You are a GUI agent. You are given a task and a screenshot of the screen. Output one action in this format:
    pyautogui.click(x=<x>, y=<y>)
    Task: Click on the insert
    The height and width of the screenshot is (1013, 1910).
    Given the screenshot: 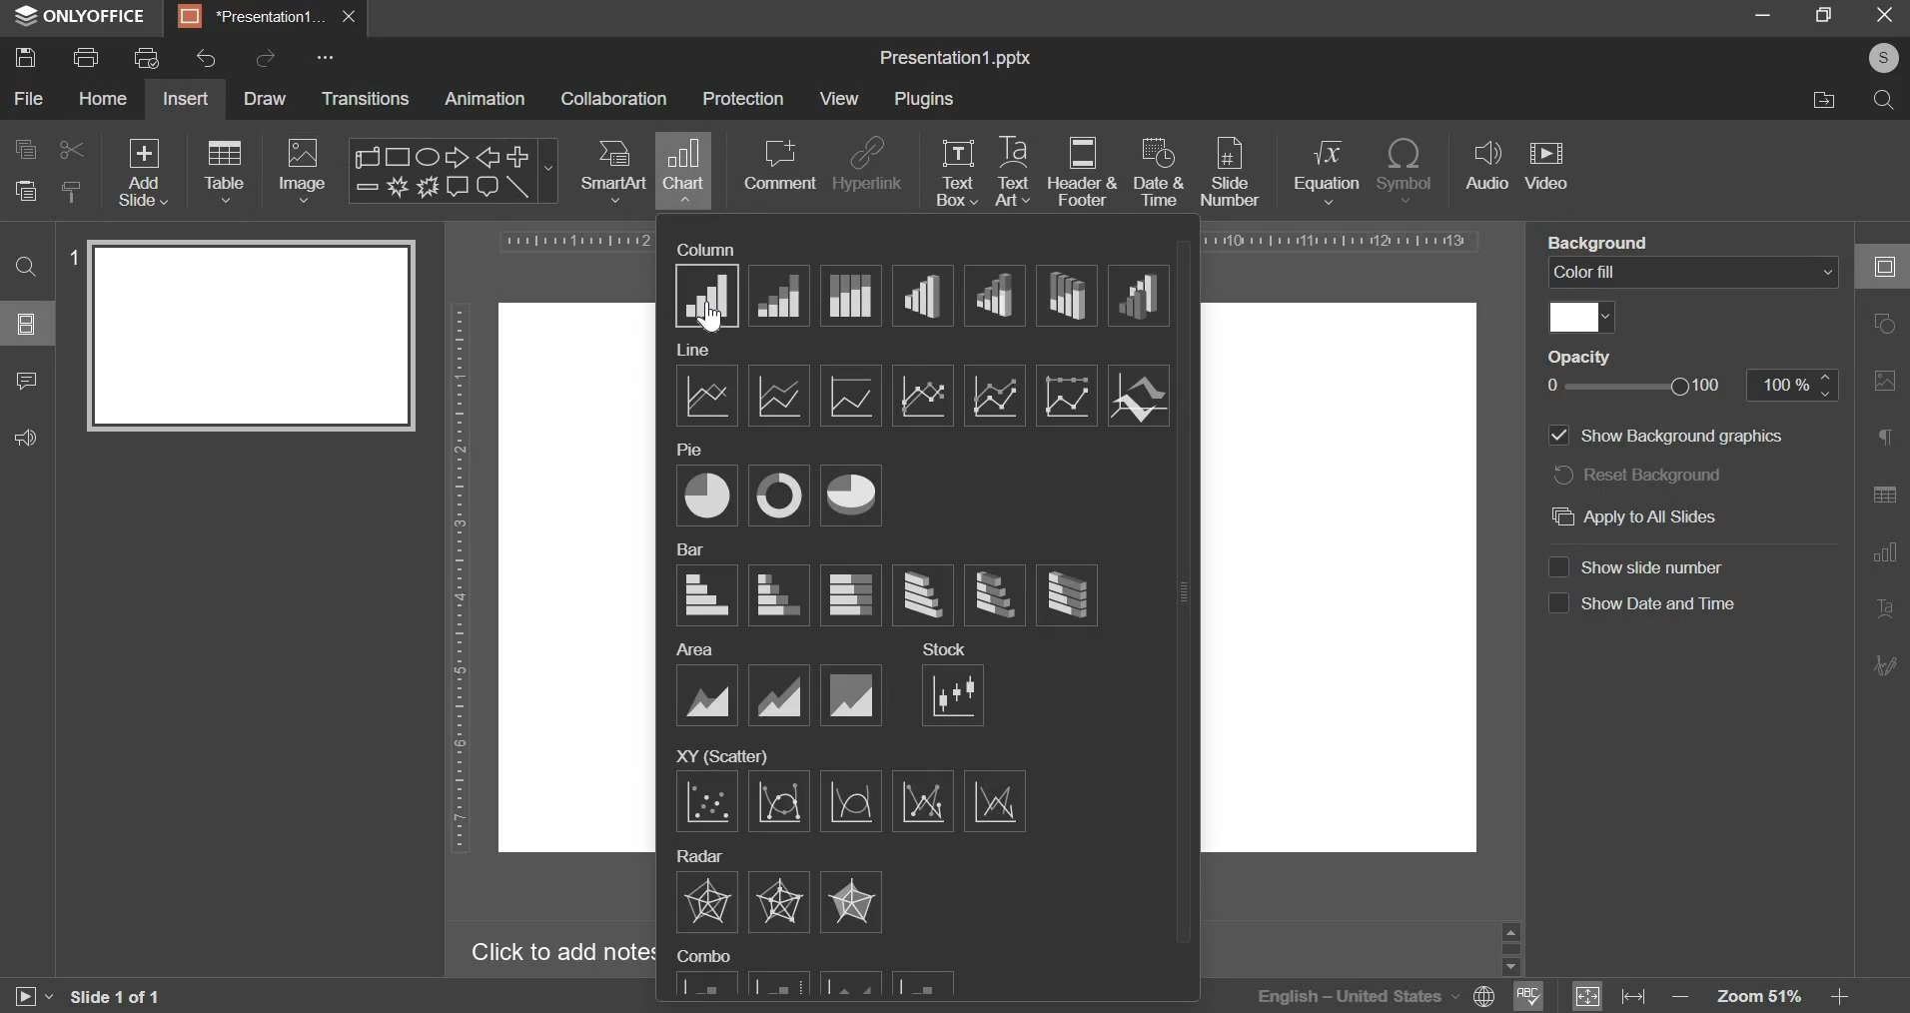 What is the action you would take?
    pyautogui.click(x=184, y=99)
    